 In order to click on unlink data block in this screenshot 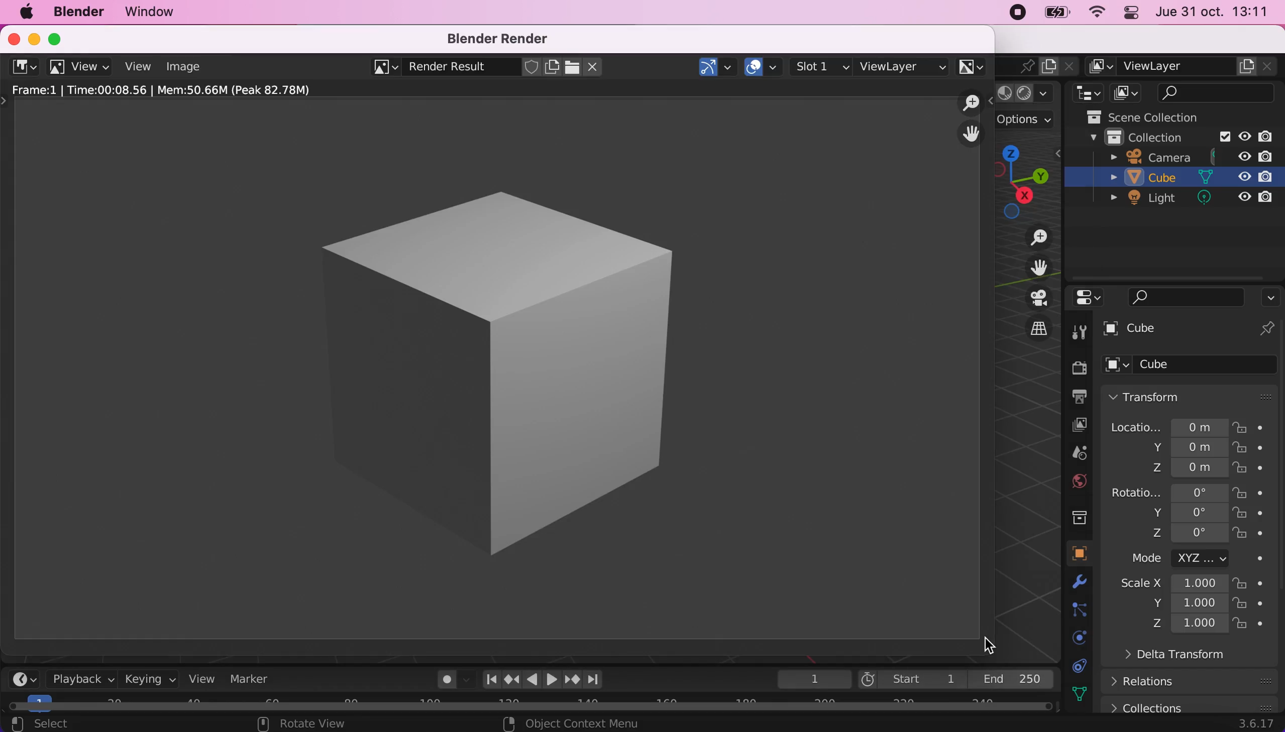, I will do `click(596, 67)`.